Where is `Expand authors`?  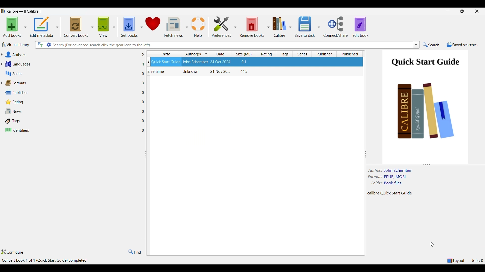
Expand authors is located at coordinates (2, 54).